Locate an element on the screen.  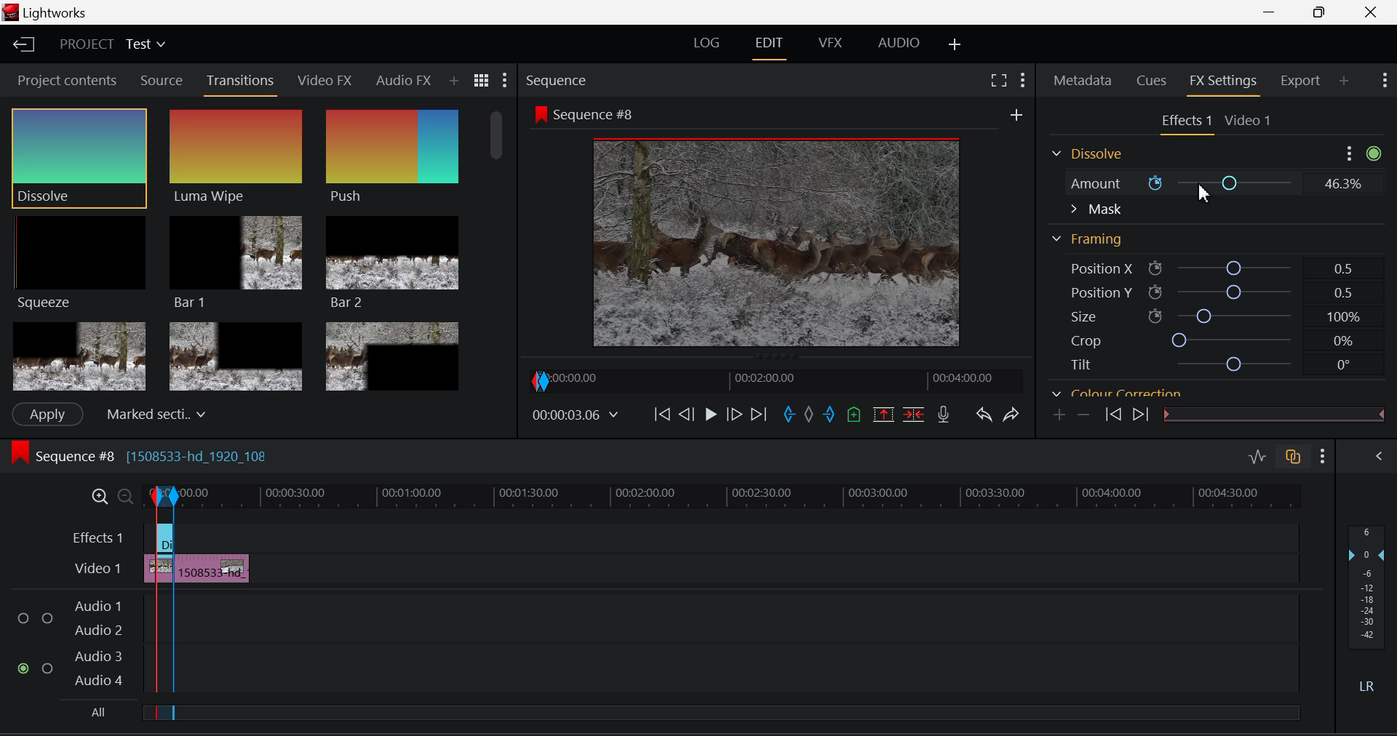
Gamma is located at coordinates (1195, 393).